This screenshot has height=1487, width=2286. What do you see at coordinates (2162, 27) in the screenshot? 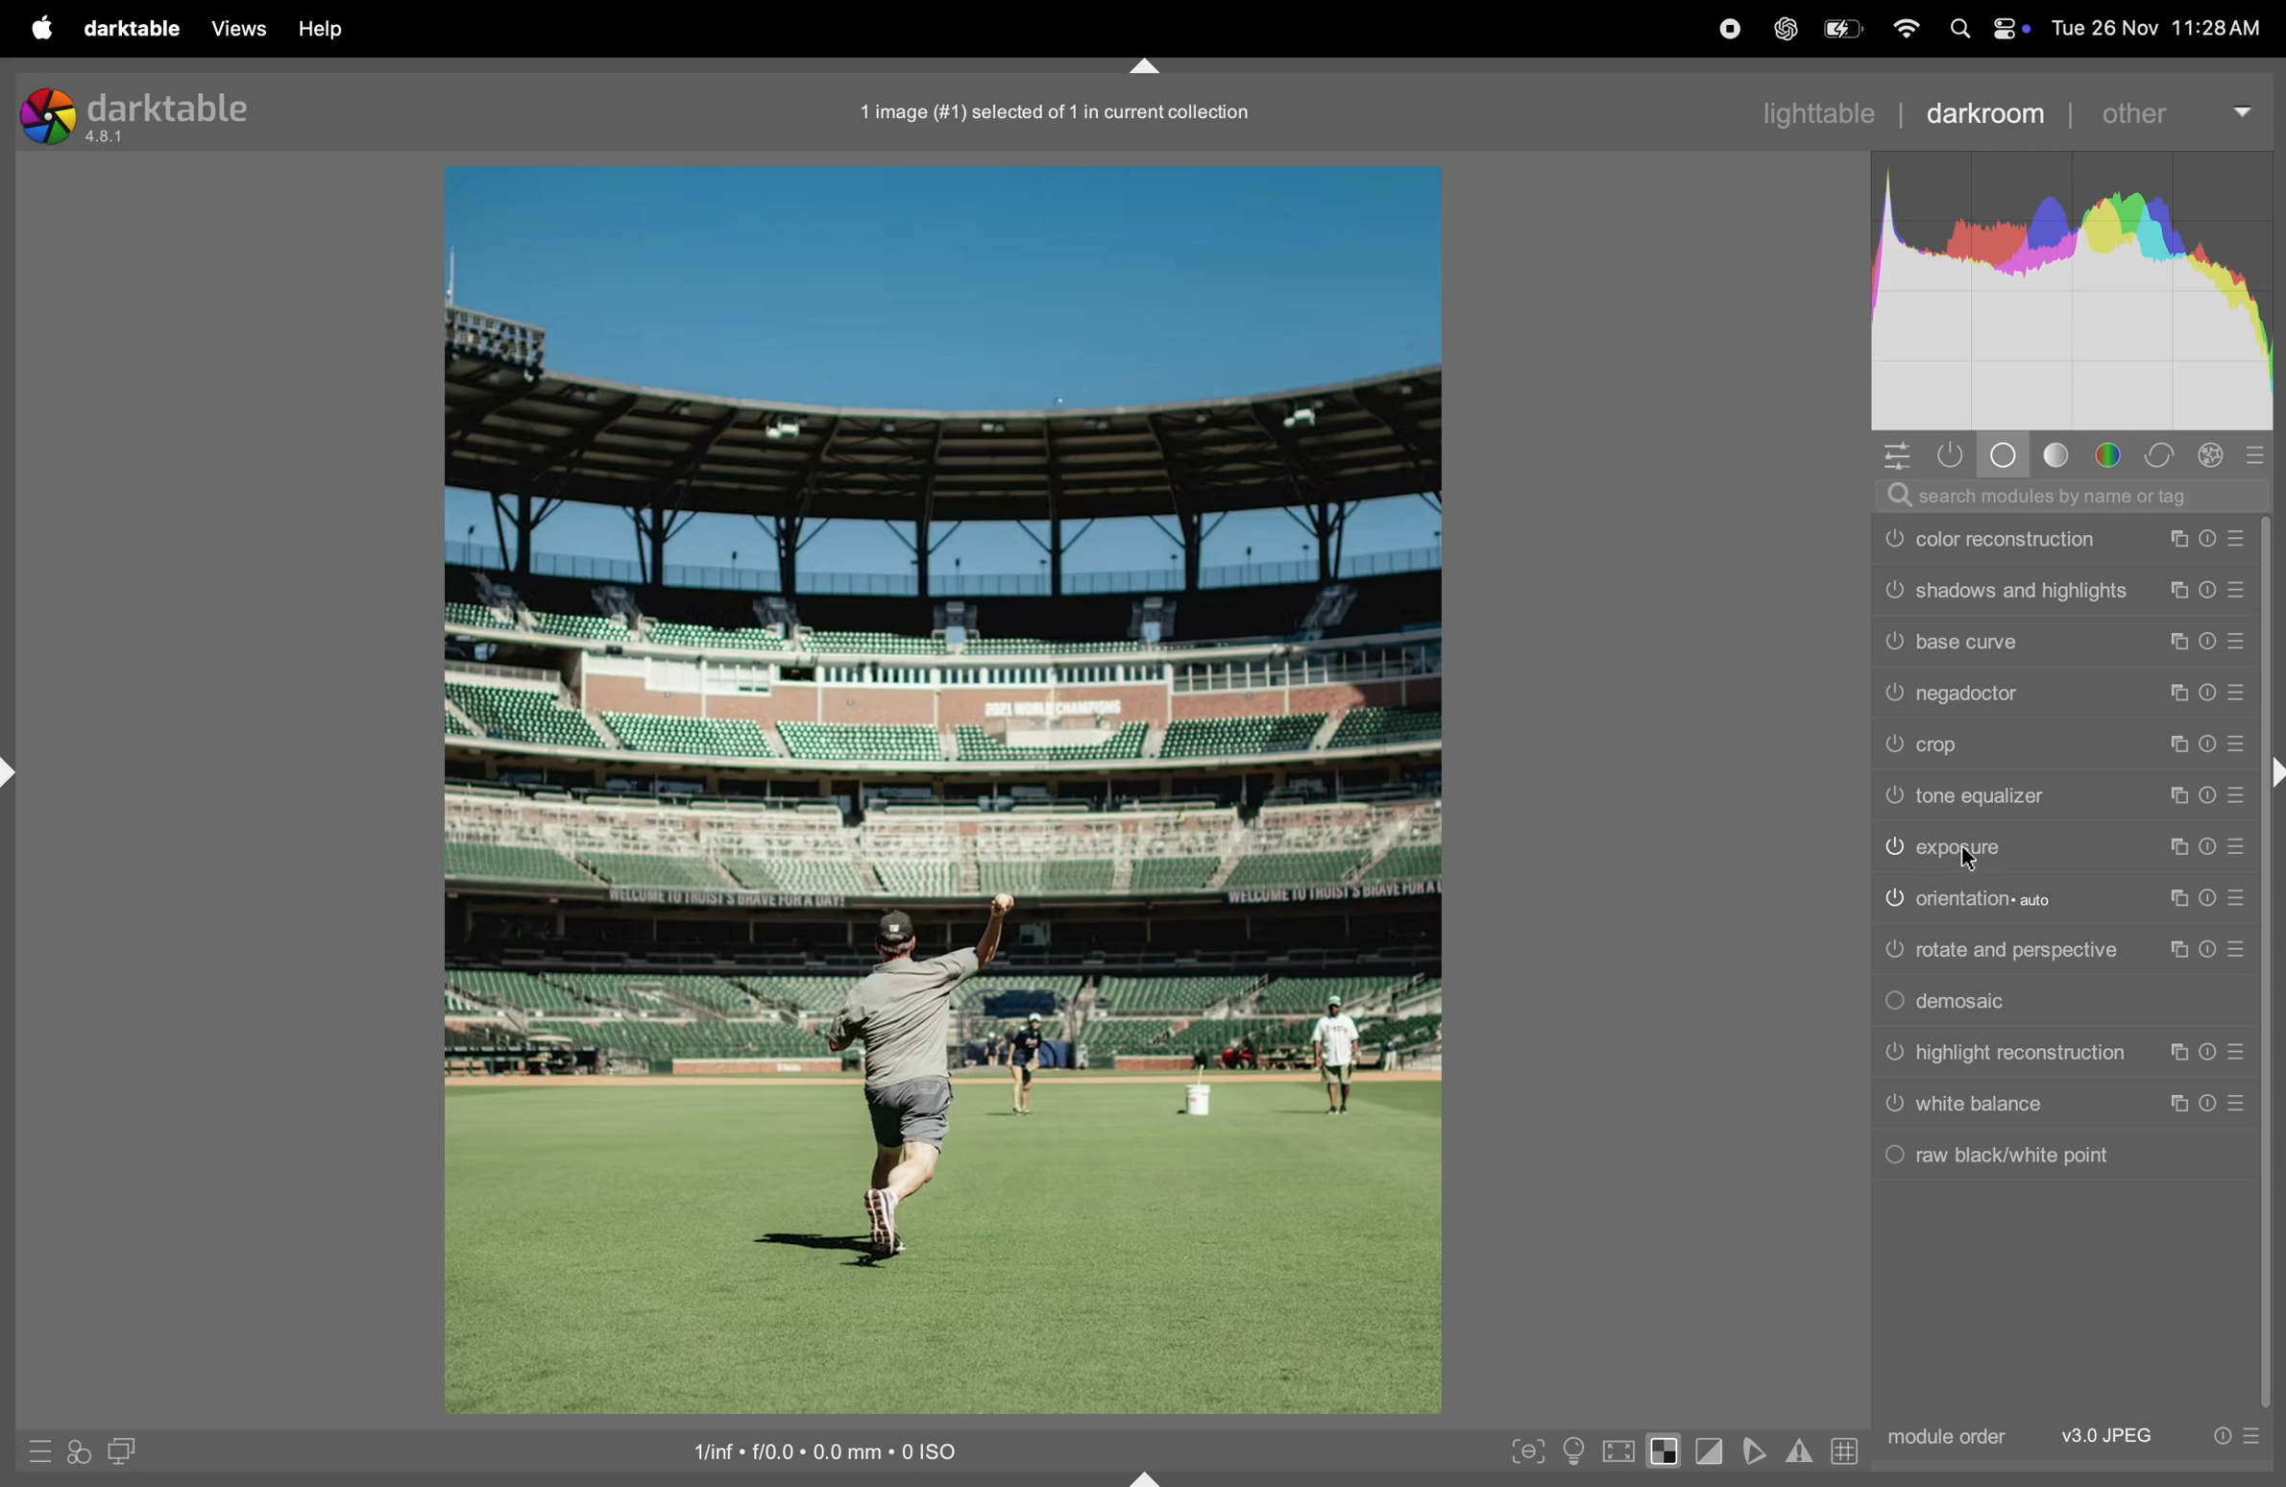
I see `date and time` at bounding box center [2162, 27].